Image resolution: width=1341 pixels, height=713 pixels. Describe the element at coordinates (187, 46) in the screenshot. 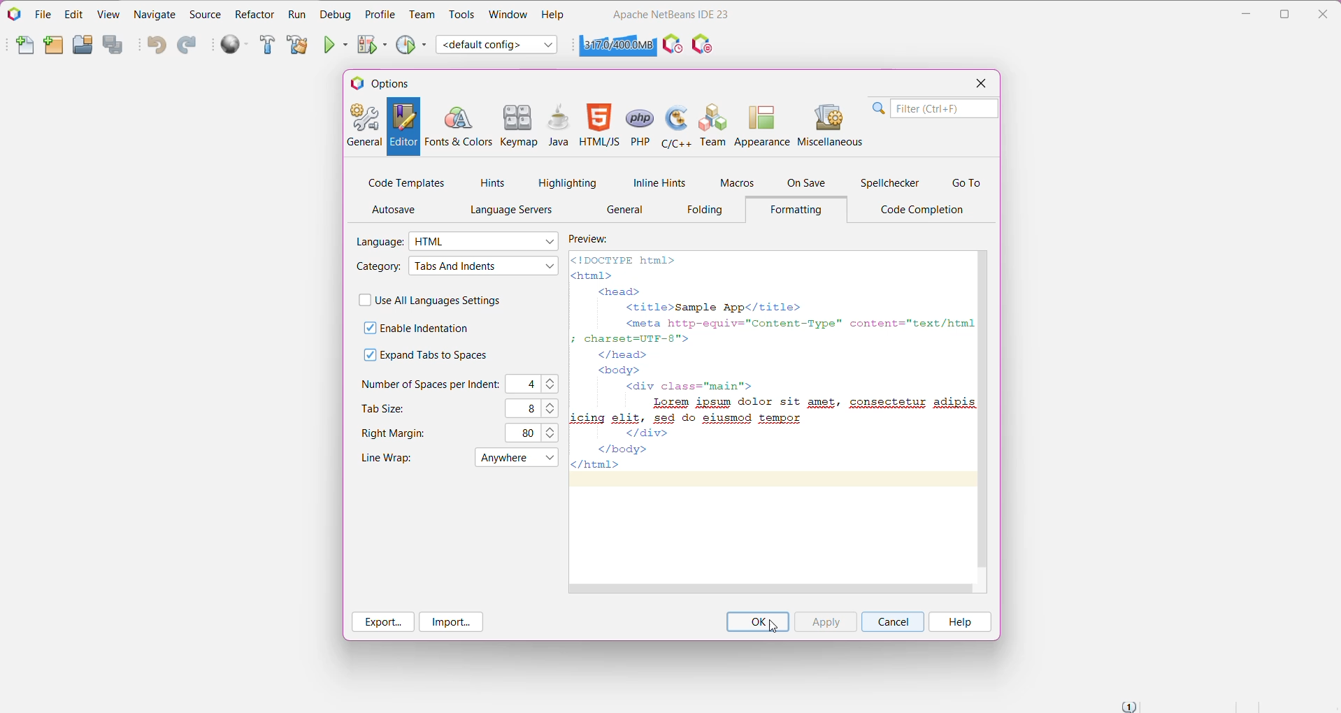

I see `Redo` at that location.